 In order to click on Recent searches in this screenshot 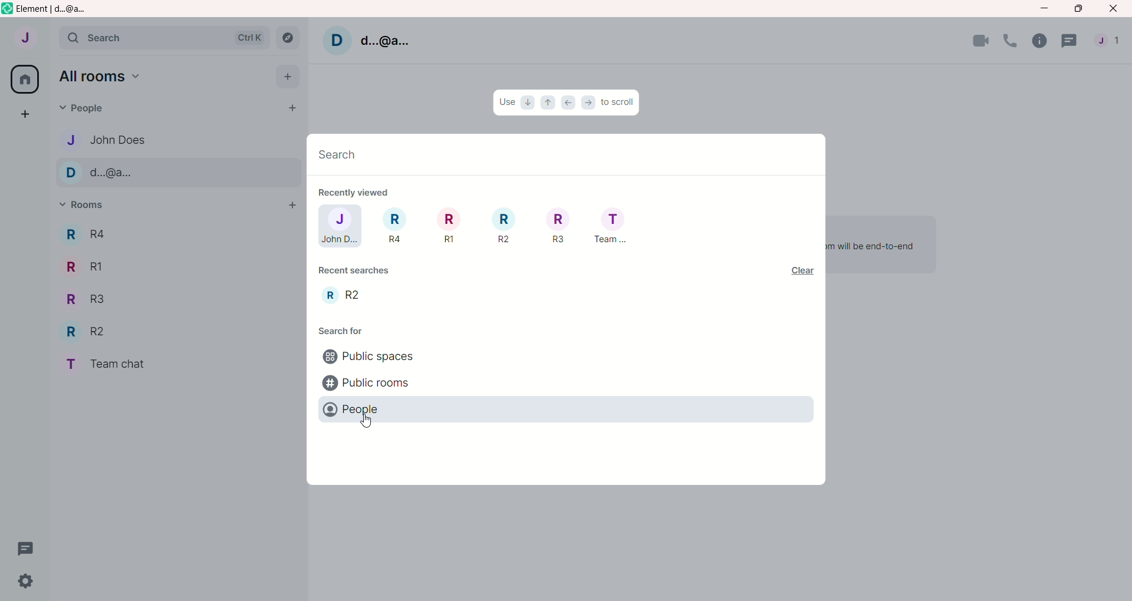, I will do `click(356, 270)`.